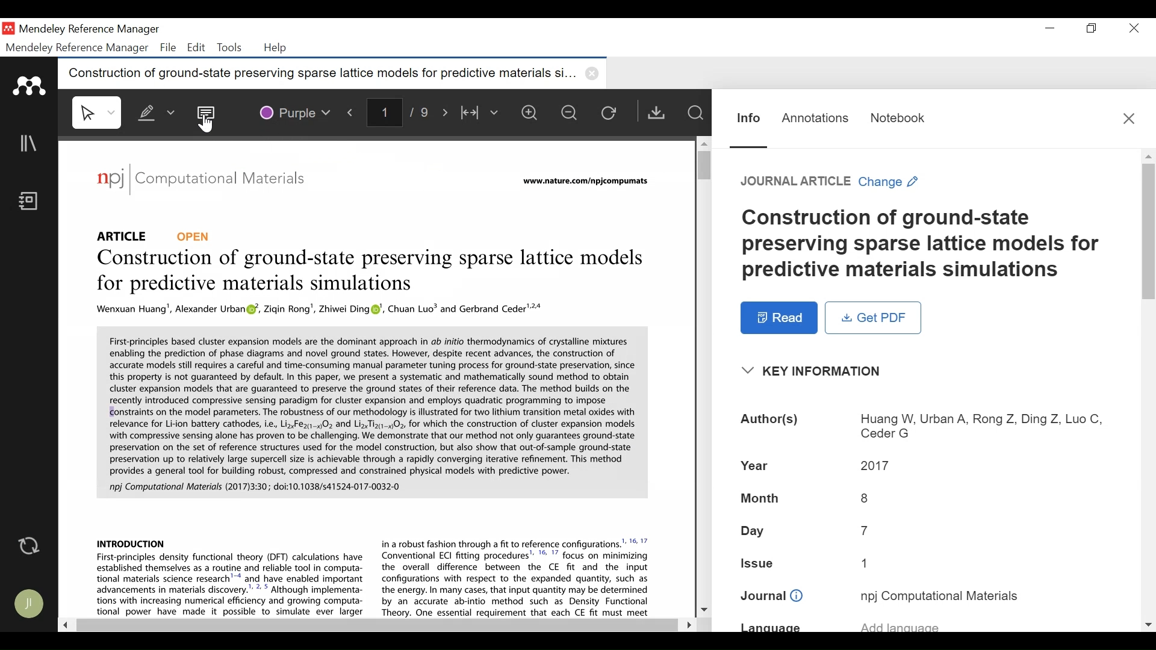 Image resolution: width=1156 pixels, height=650 pixels. I want to click on Title: Title: Construction of ground-state preserving sparse lattice models for predictive materials simulations, so click(927, 245).